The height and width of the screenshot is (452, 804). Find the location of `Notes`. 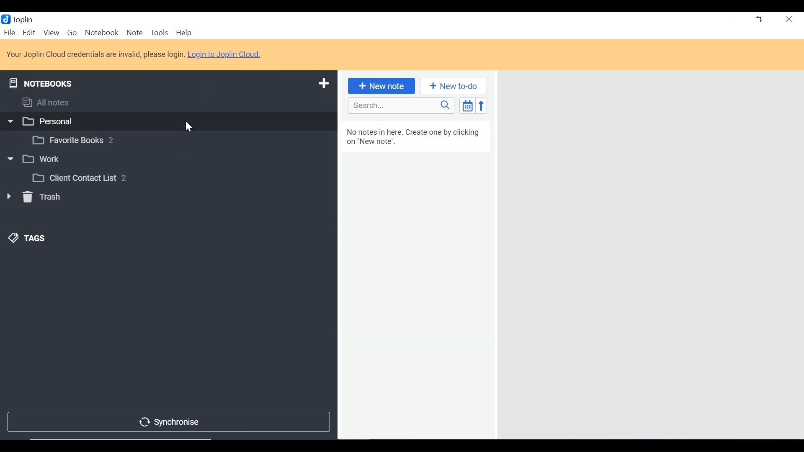

Notes is located at coordinates (415, 279).